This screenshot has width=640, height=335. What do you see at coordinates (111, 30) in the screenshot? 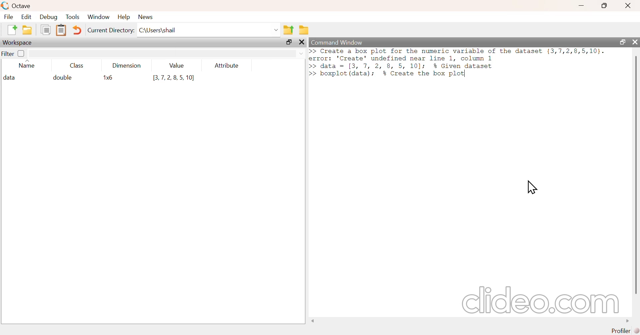
I see `current directory` at bounding box center [111, 30].